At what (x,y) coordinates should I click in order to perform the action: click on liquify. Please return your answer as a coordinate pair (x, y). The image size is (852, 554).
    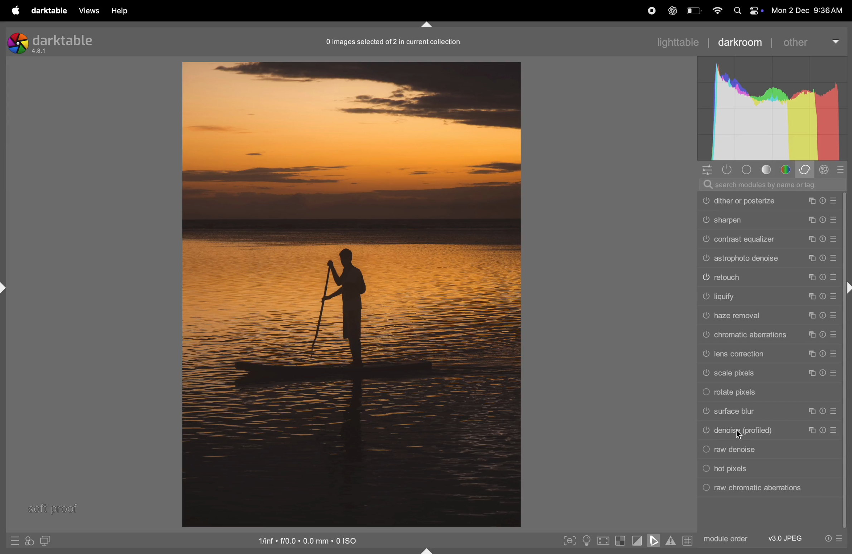
    Looking at the image, I should click on (769, 297).